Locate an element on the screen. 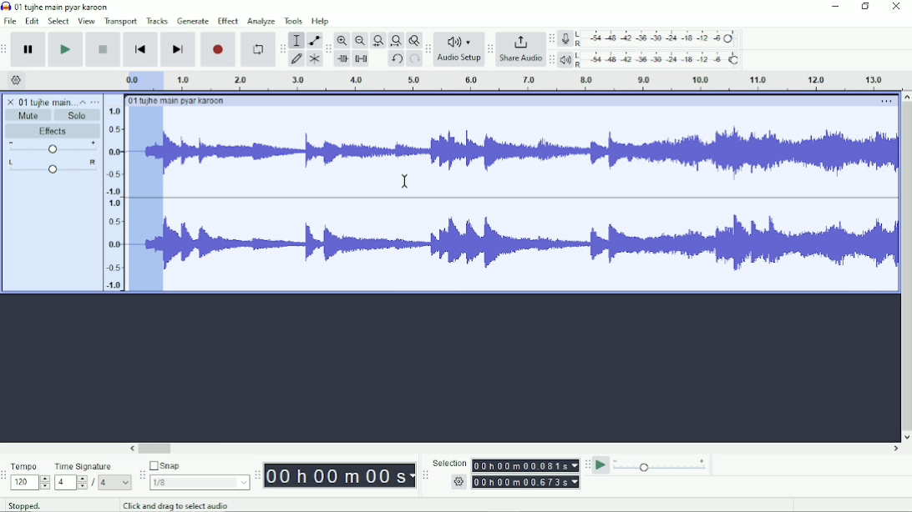 The image size is (912, 512). Mute is located at coordinates (29, 115).